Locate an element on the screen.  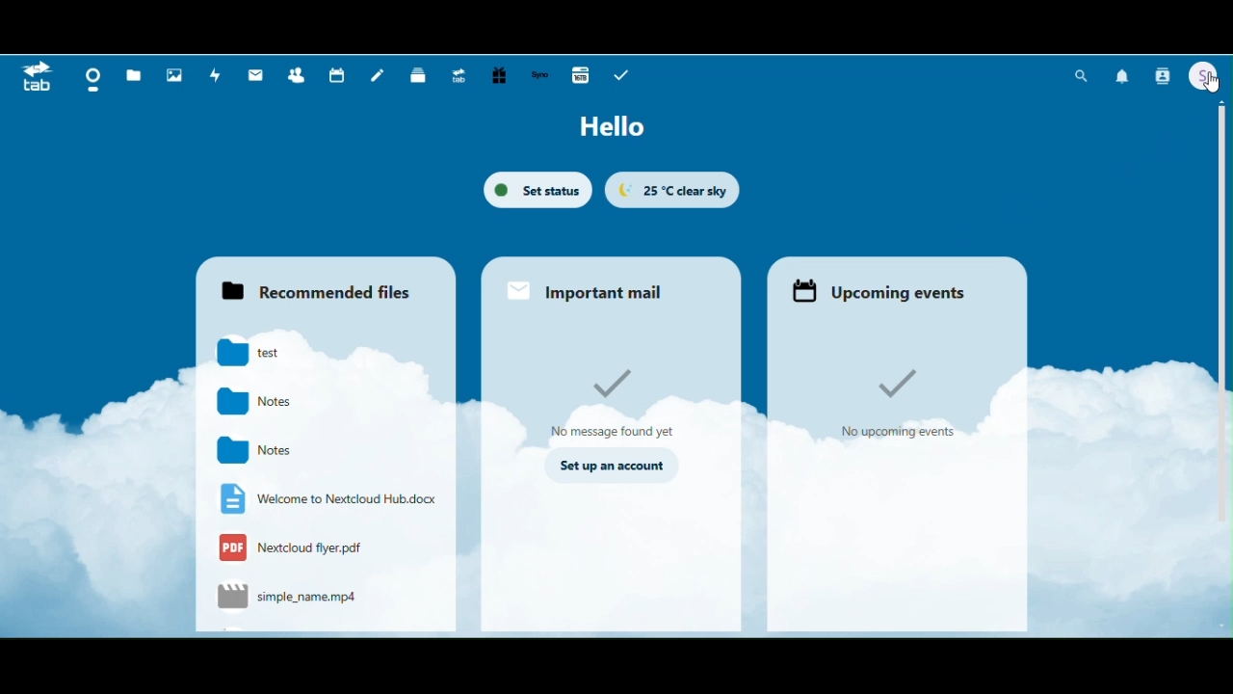
Dashboard is located at coordinates (90, 77).